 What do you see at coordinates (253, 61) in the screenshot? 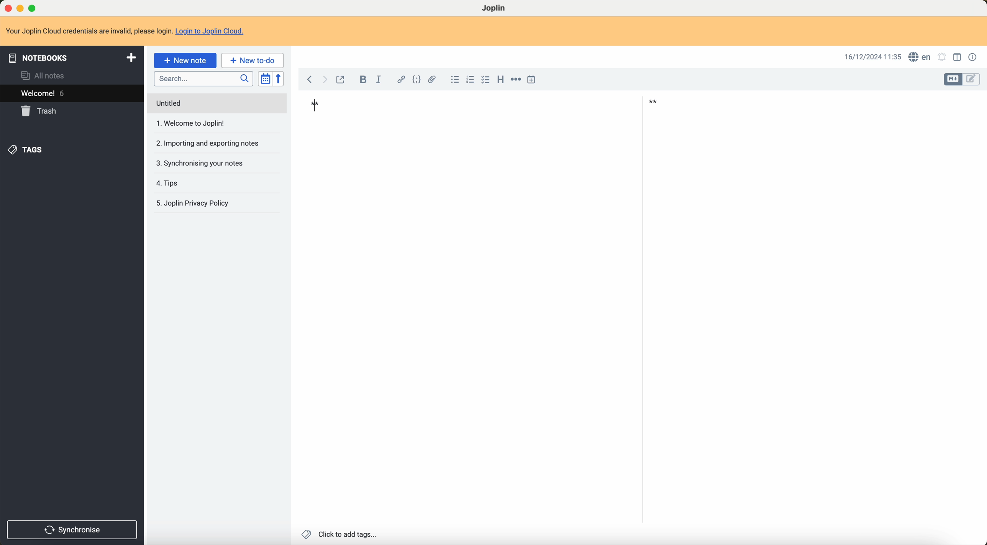
I see `new to-do` at bounding box center [253, 61].